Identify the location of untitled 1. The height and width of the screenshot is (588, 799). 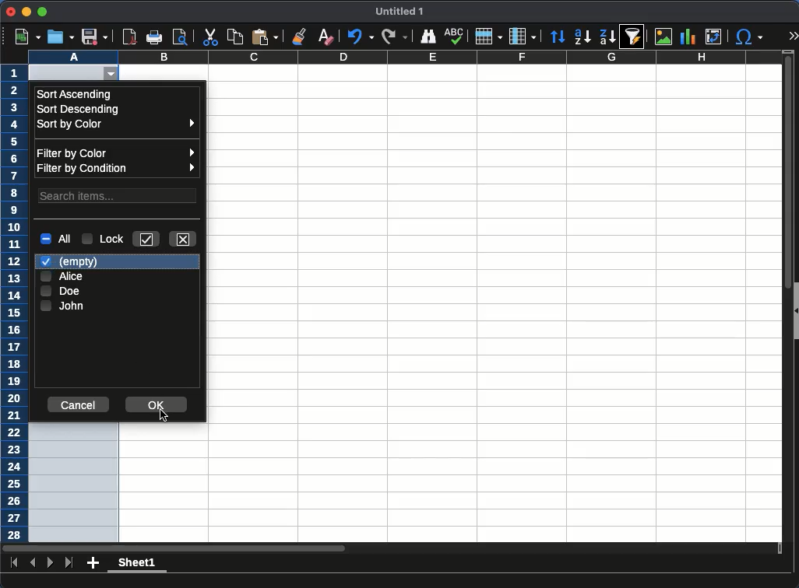
(397, 12).